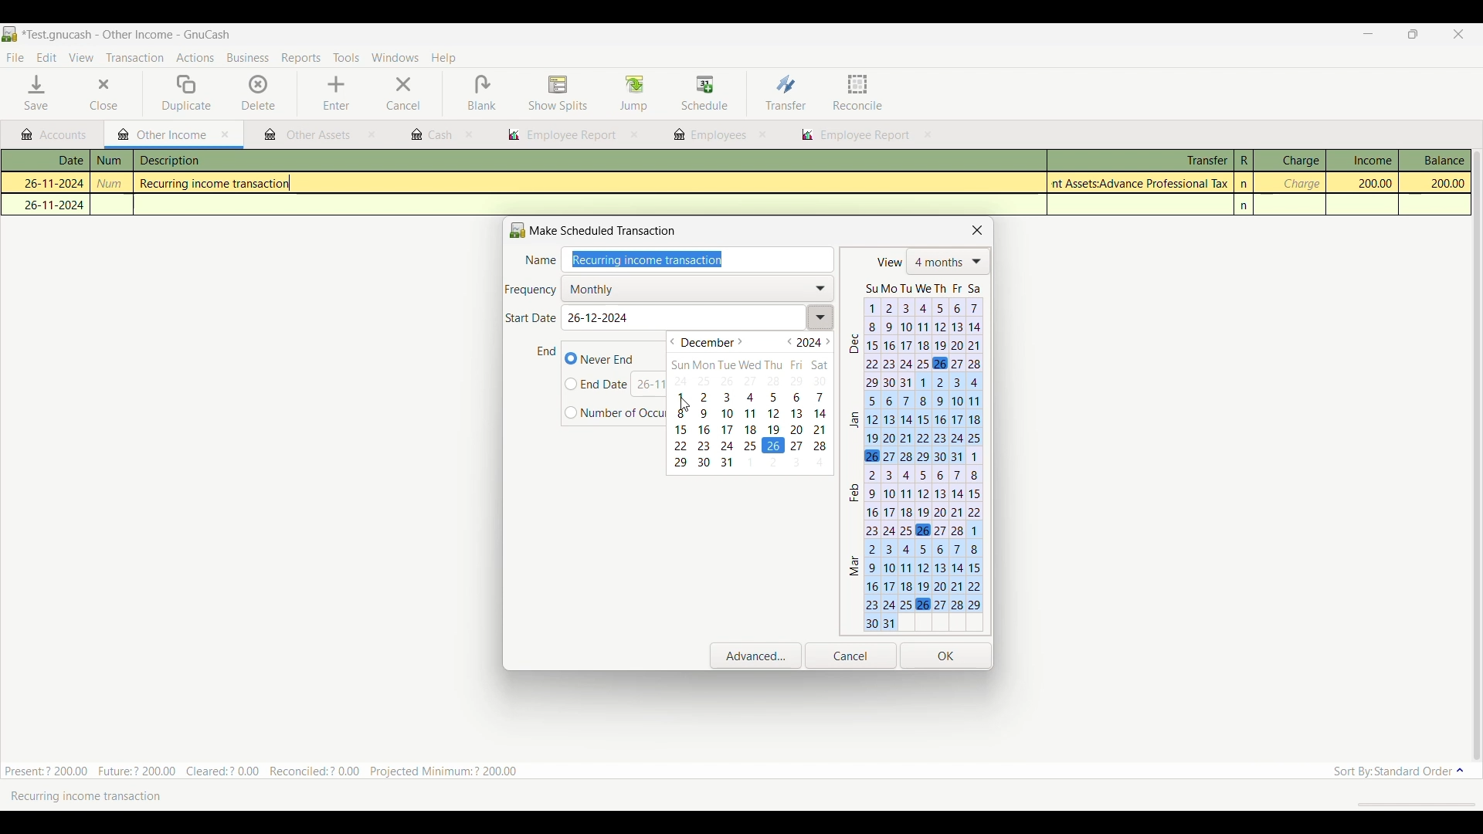 Image resolution: width=1483 pixels, height=834 pixels. What do you see at coordinates (38, 93) in the screenshot?
I see `Save menu` at bounding box center [38, 93].